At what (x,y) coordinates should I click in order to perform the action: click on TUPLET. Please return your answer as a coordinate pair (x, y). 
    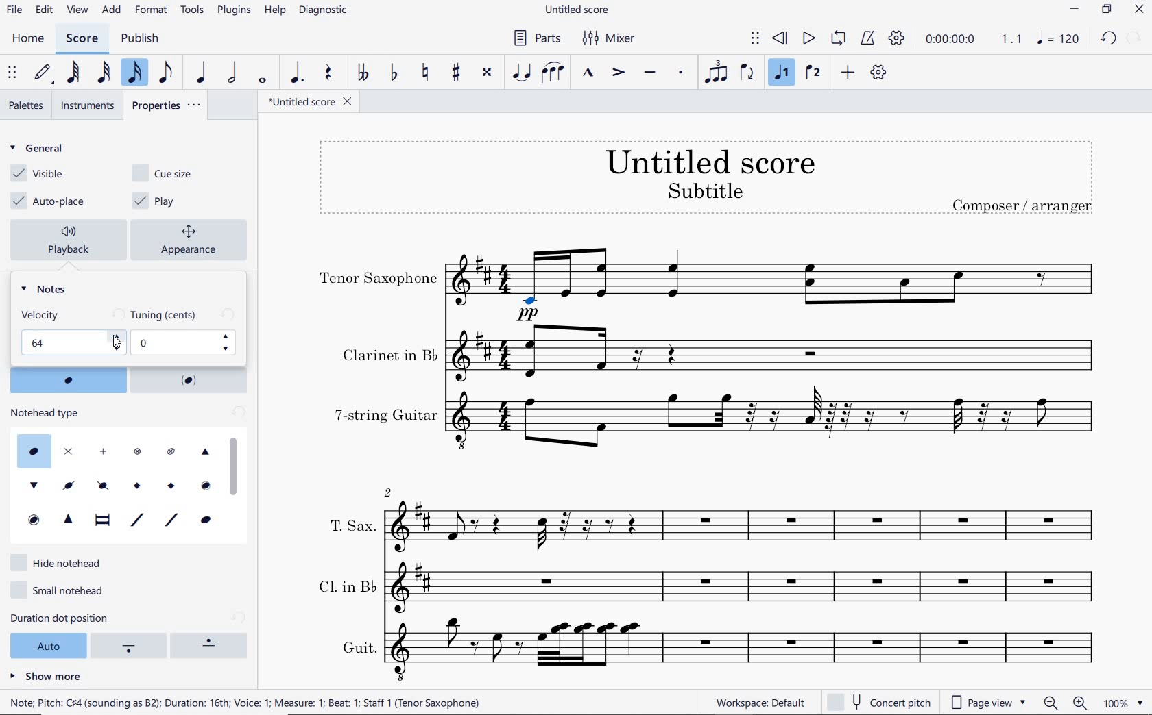
    Looking at the image, I should click on (717, 71).